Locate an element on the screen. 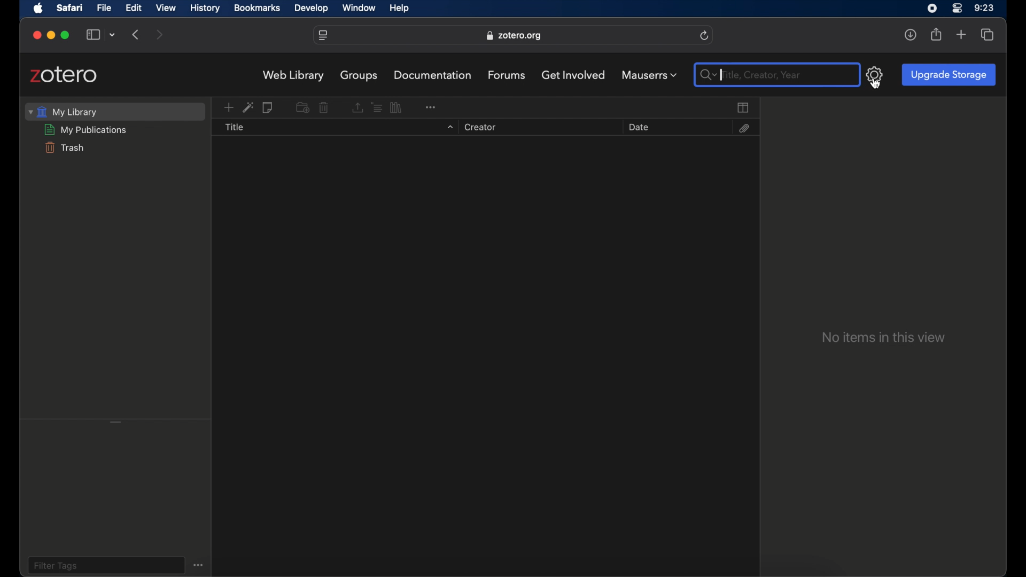  get involved is located at coordinates (573, 74).